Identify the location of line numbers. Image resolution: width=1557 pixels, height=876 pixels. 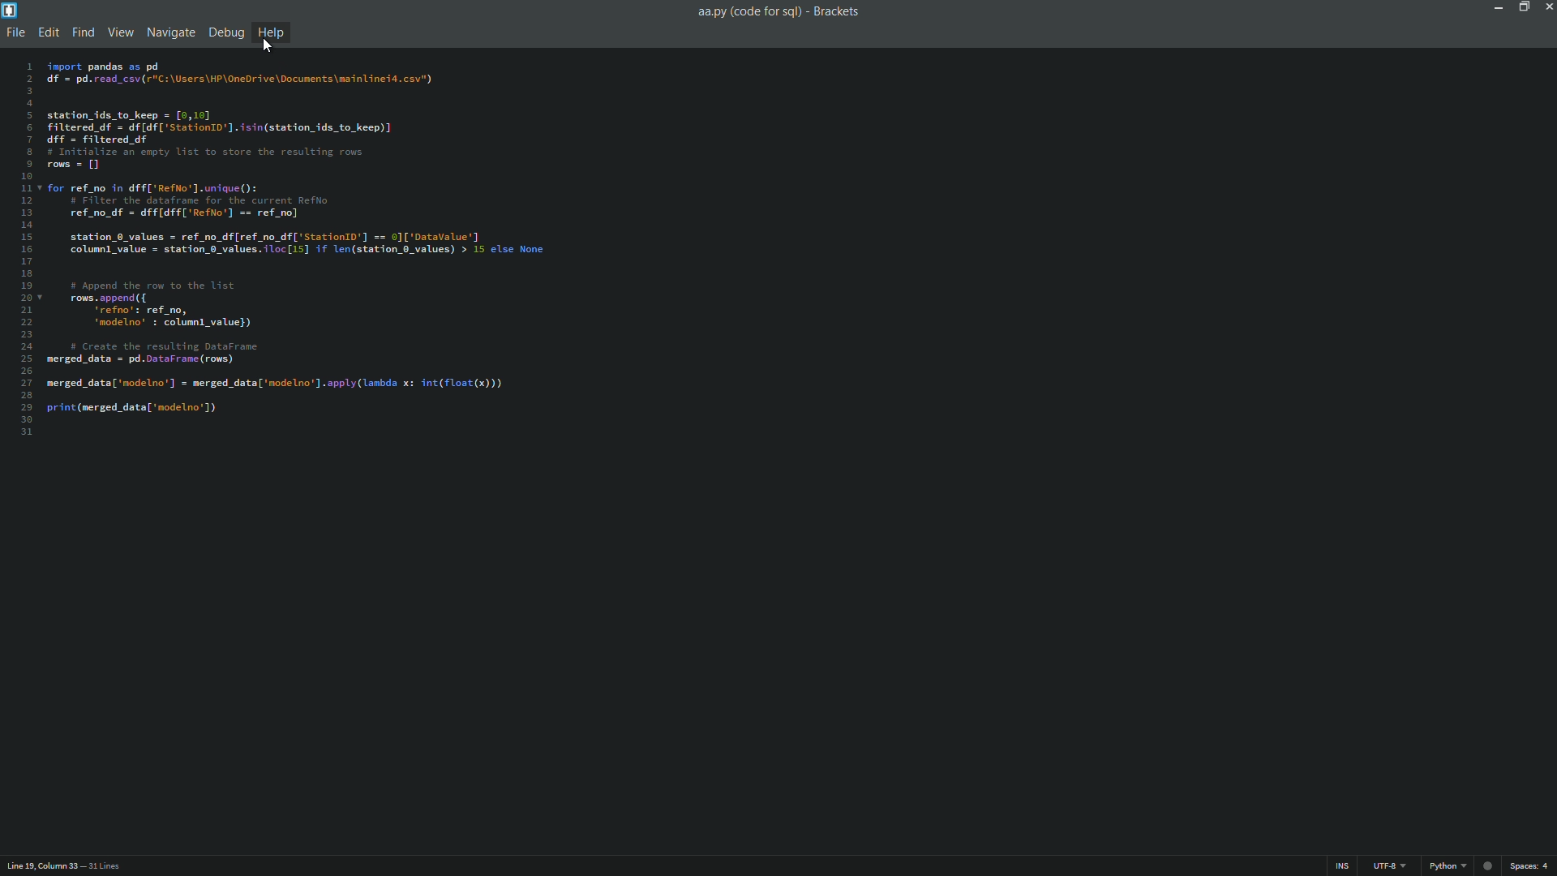
(26, 243).